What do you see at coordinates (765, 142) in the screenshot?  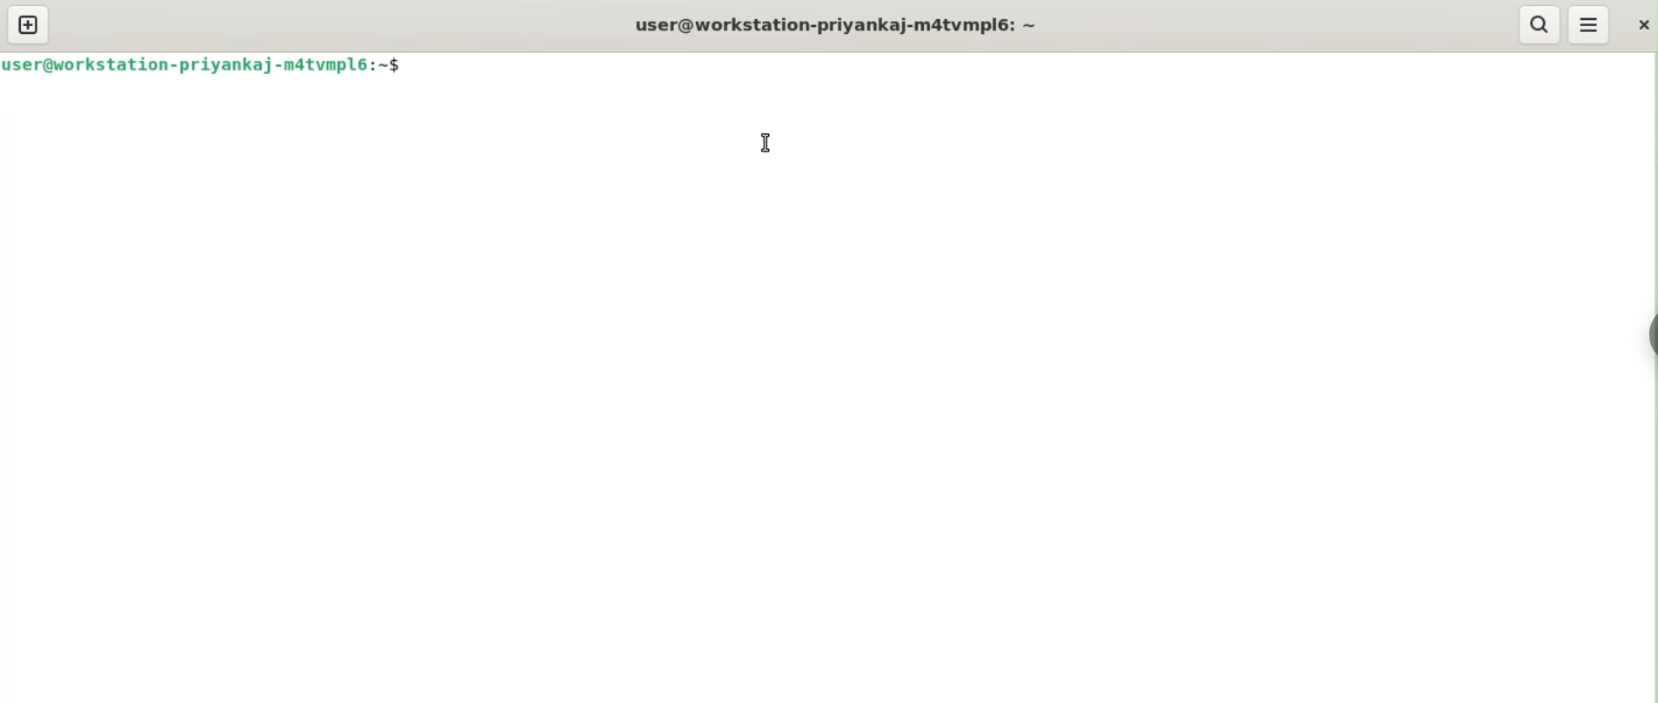 I see `cursor` at bounding box center [765, 142].